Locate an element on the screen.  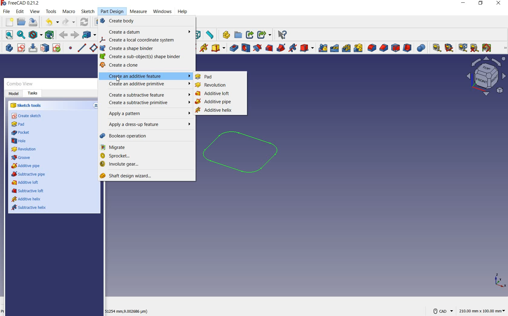
bounding box is located at coordinates (49, 34).